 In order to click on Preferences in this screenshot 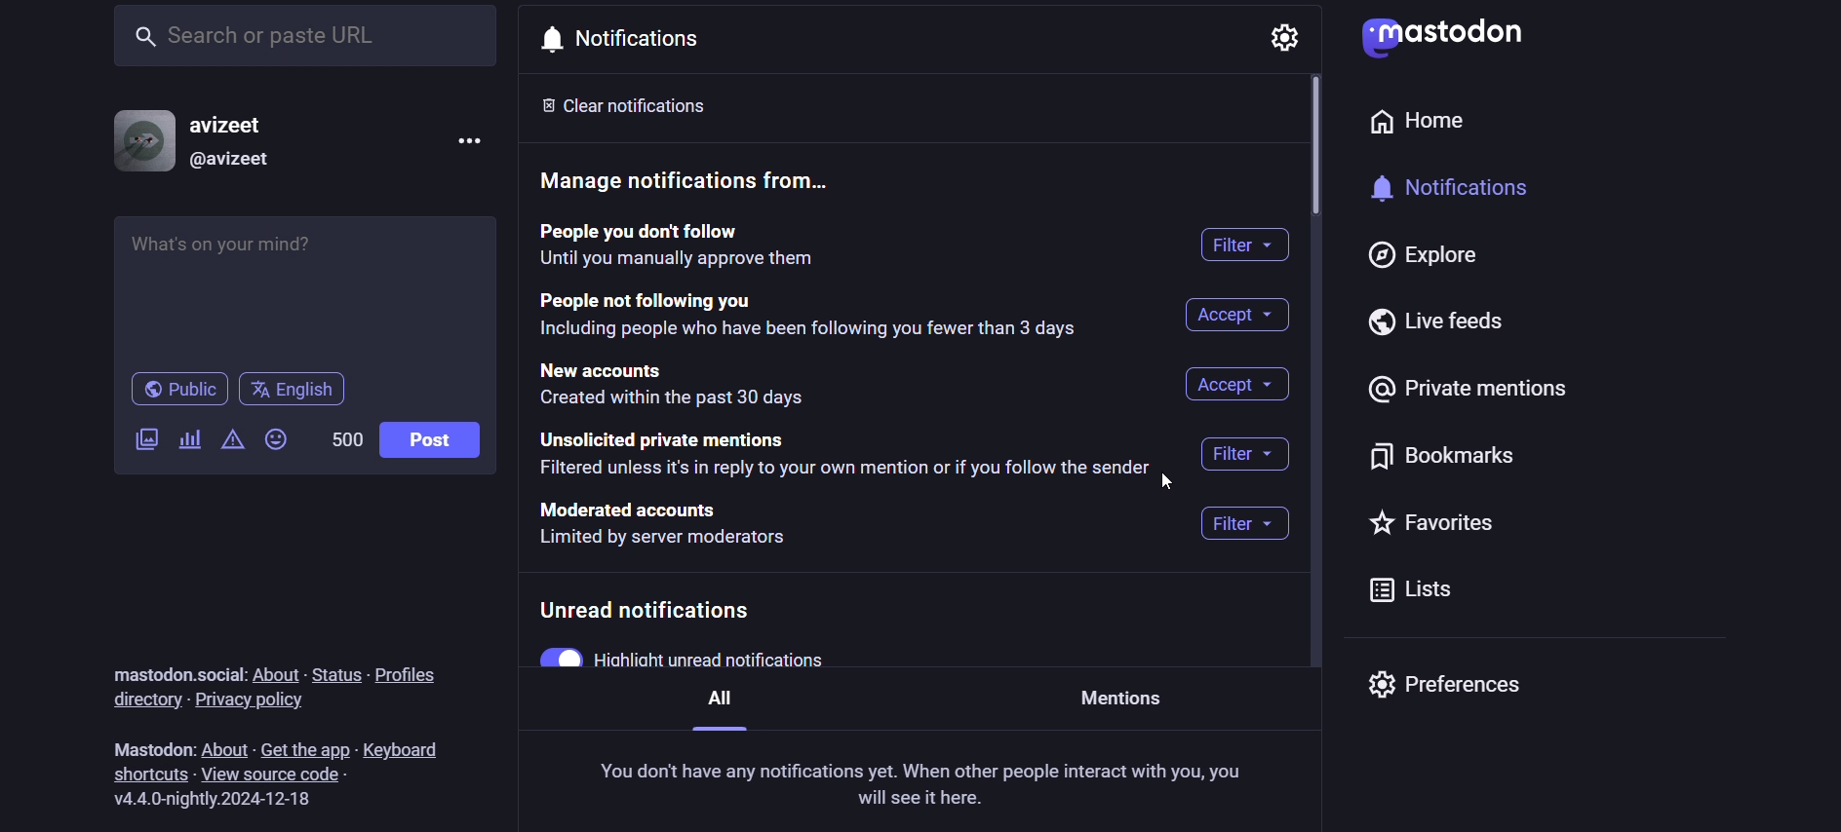, I will do `click(1441, 685)`.